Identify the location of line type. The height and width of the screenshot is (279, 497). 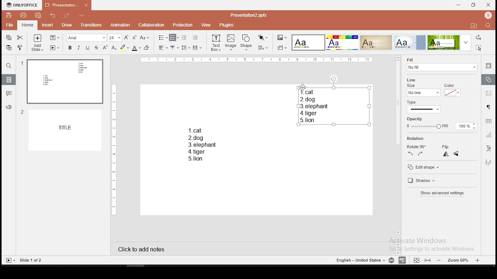
(424, 109).